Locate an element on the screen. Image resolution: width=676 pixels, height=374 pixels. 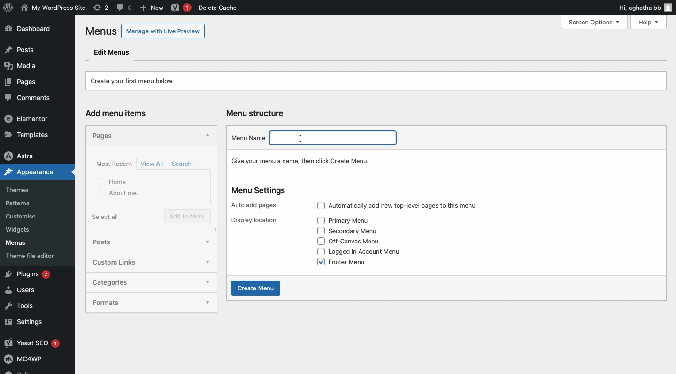
Categories is located at coordinates (137, 283).